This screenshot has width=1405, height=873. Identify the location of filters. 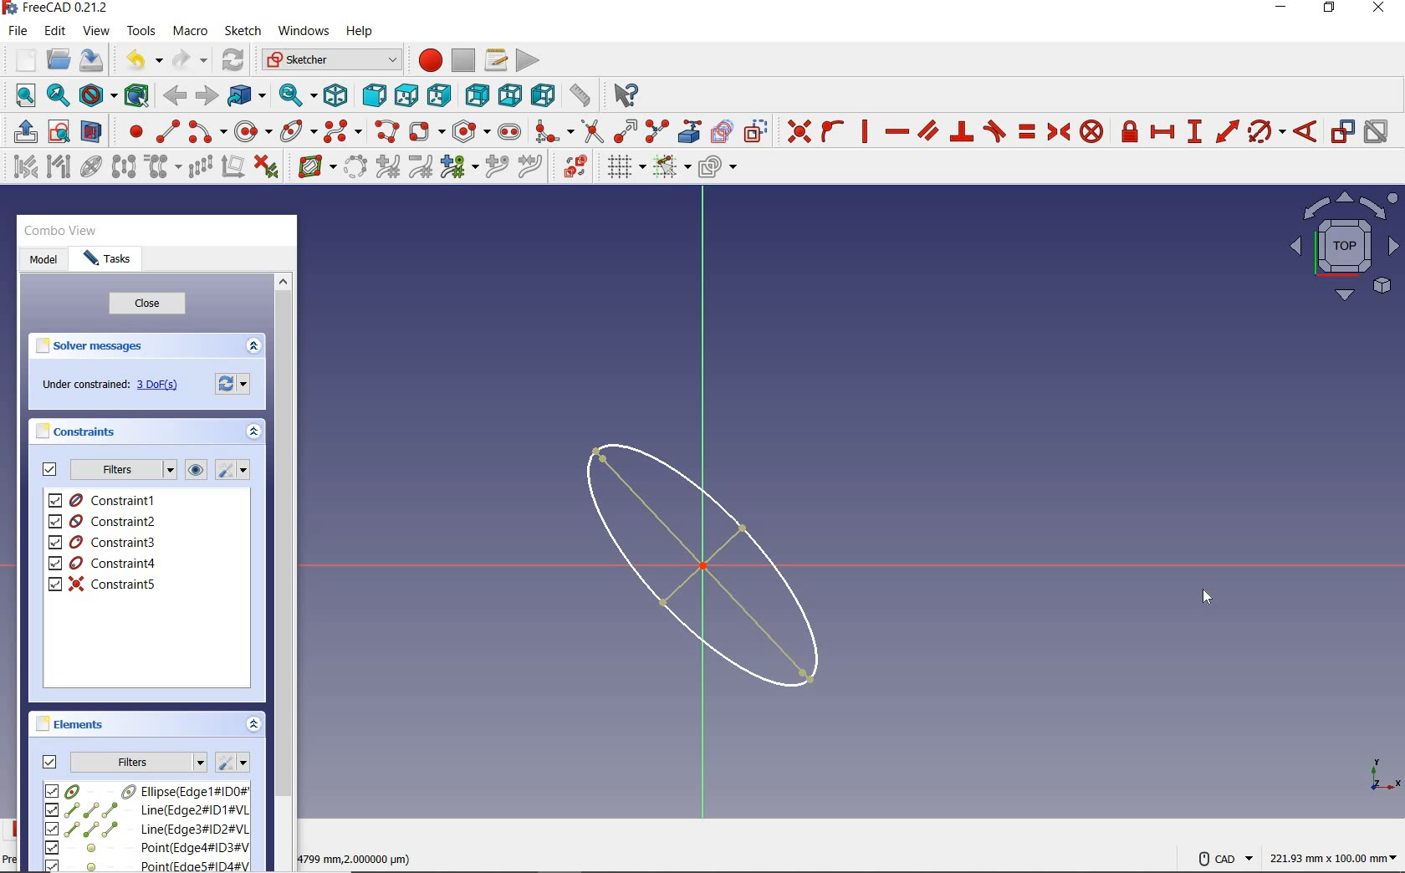
(122, 470).